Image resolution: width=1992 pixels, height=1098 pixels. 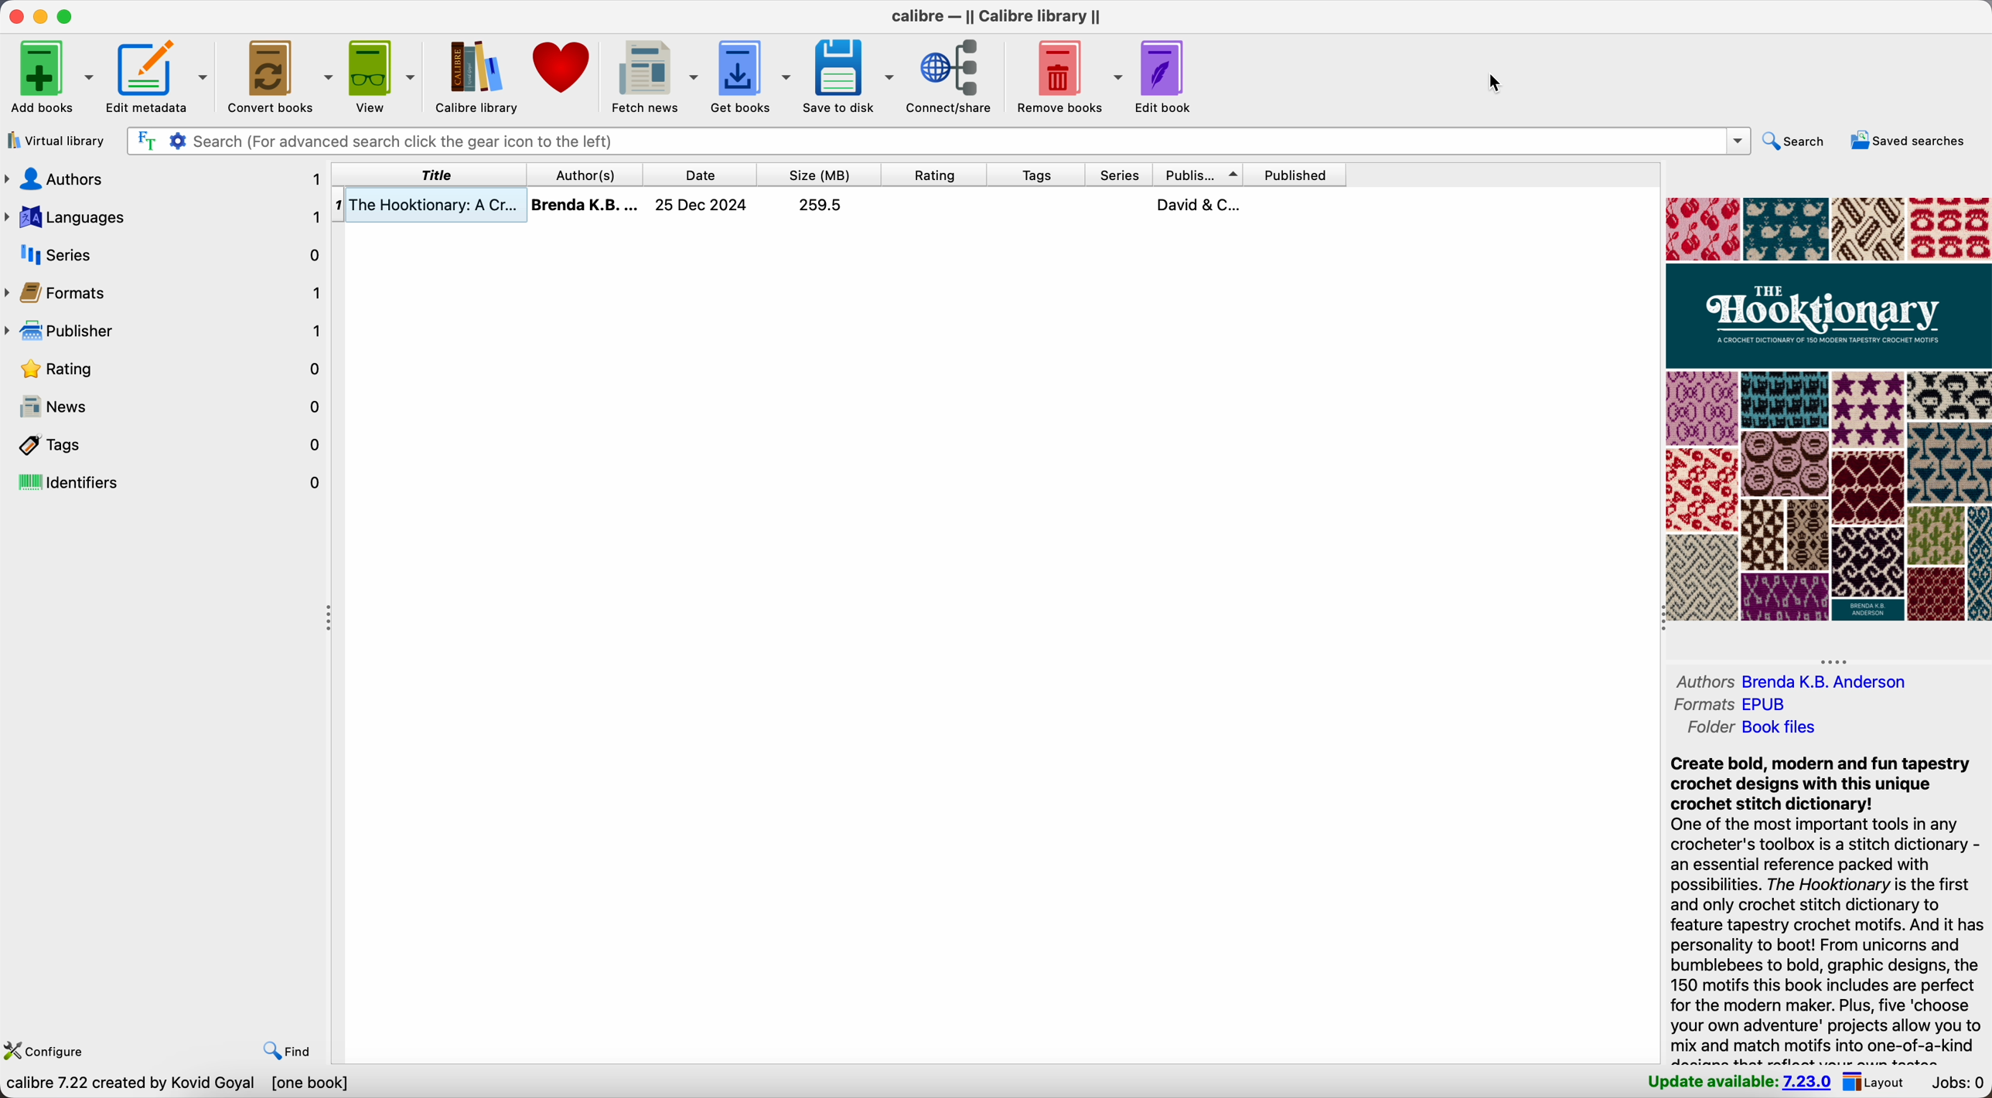 What do you see at coordinates (1799, 141) in the screenshot?
I see `search` at bounding box center [1799, 141].